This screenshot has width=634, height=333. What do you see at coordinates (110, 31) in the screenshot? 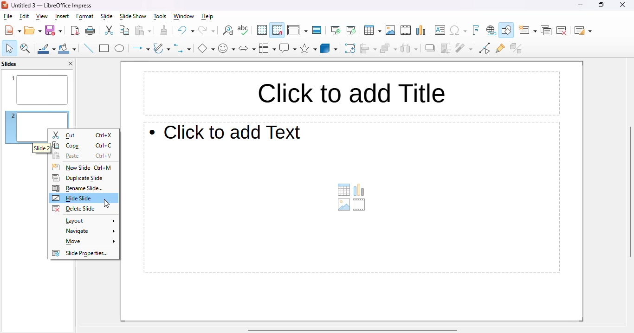
I see `cut` at bounding box center [110, 31].